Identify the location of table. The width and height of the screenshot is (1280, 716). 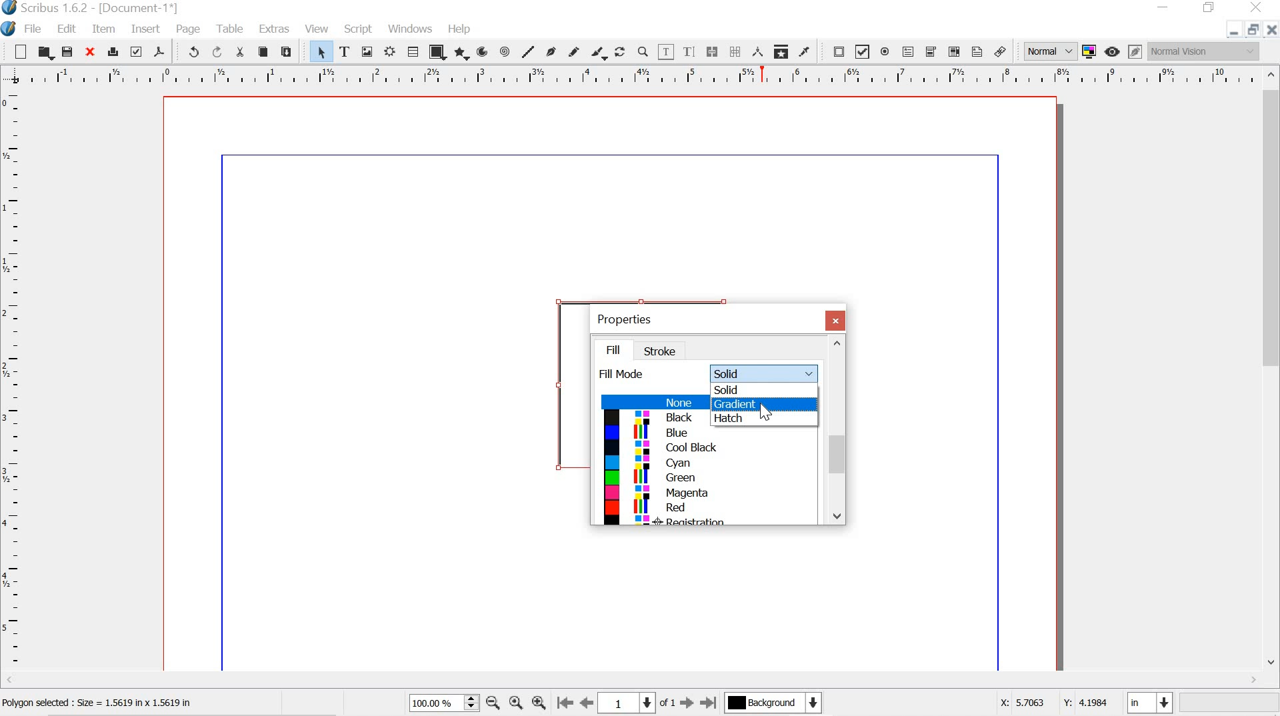
(413, 51).